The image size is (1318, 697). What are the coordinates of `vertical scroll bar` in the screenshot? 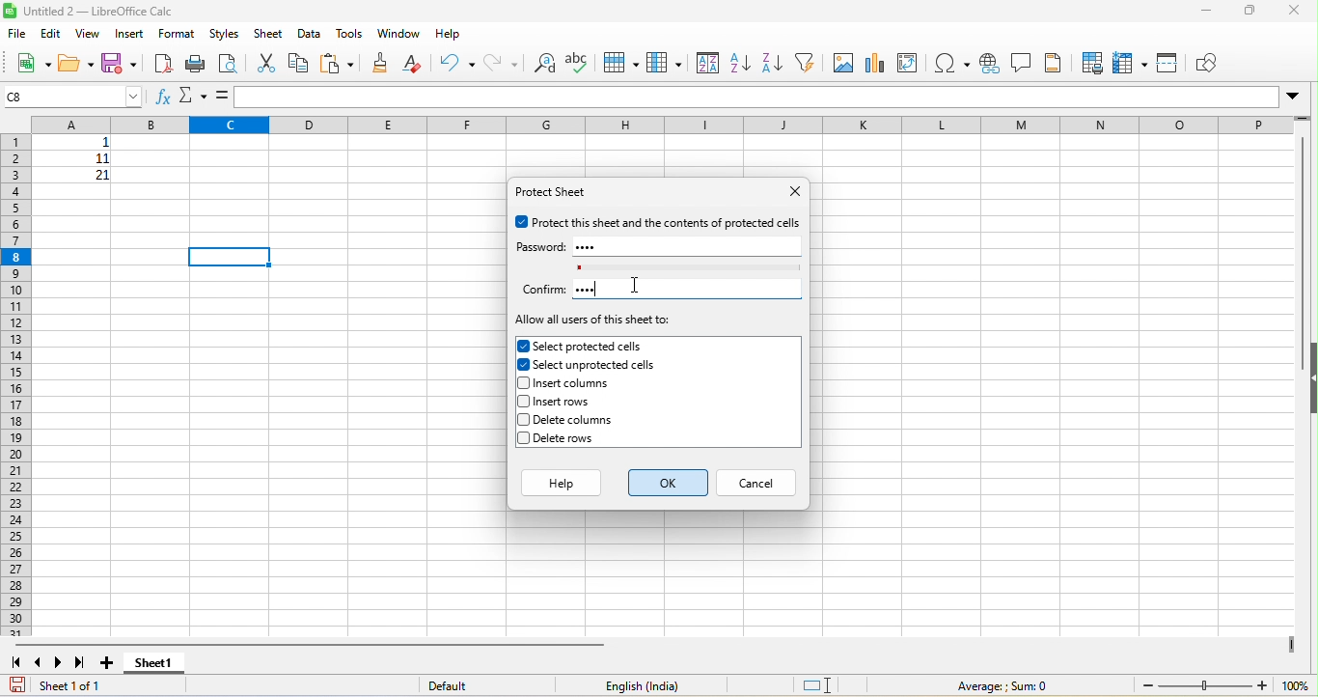 It's located at (1304, 238).